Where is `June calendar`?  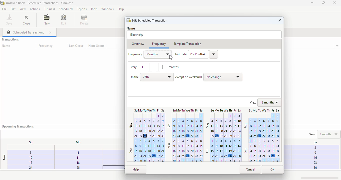 June calendar is located at coordinates (224, 150).